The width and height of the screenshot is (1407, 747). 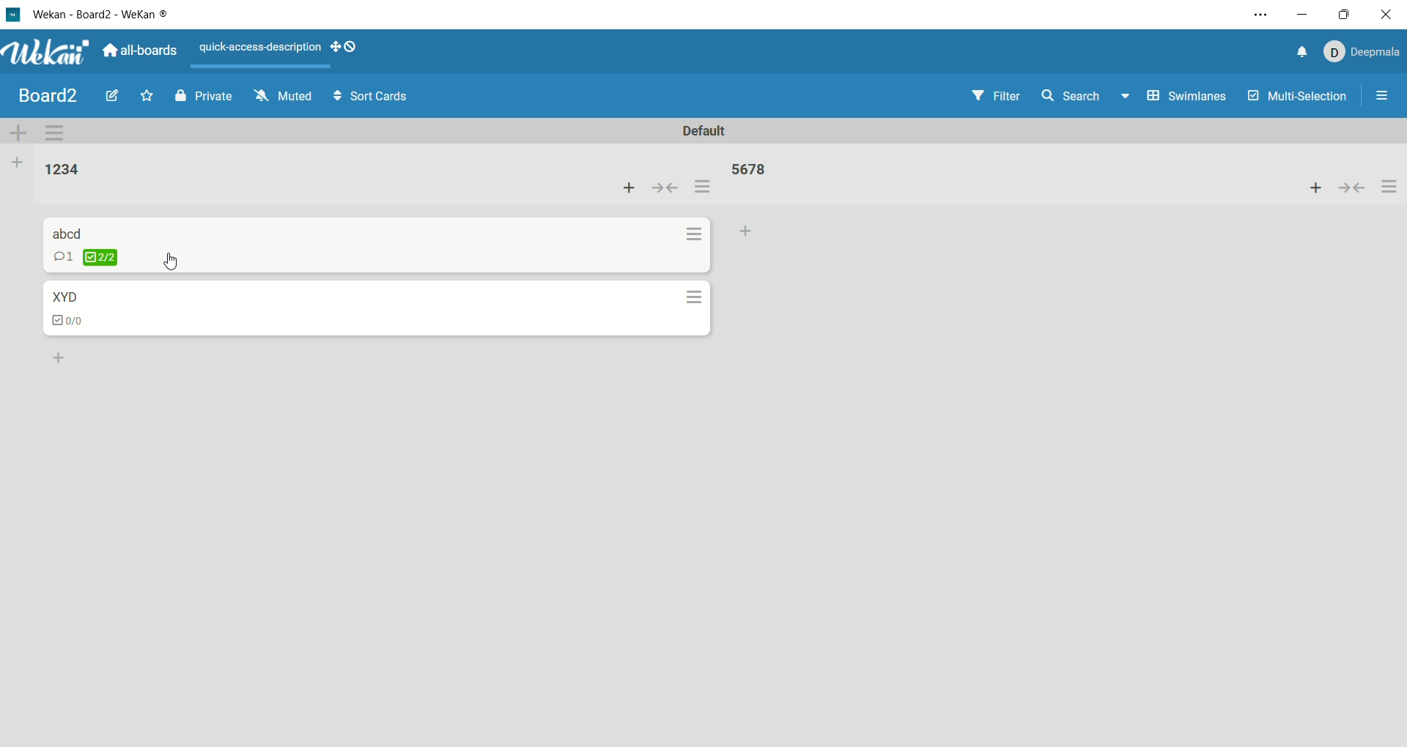 What do you see at coordinates (140, 49) in the screenshot?
I see `all boards` at bounding box center [140, 49].